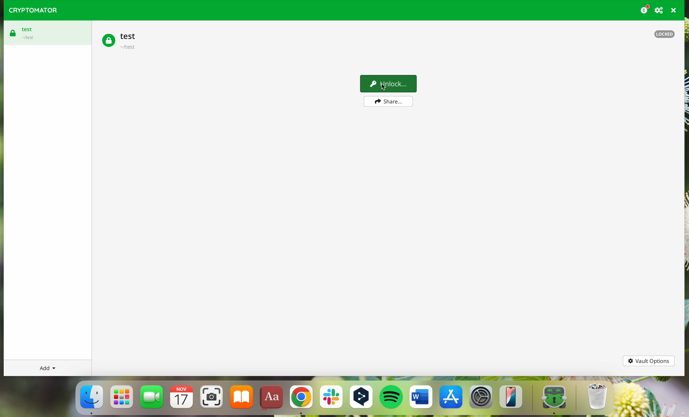  Describe the element at coordinates (121, 40) in the screenshot. I see `test vault` at that location.